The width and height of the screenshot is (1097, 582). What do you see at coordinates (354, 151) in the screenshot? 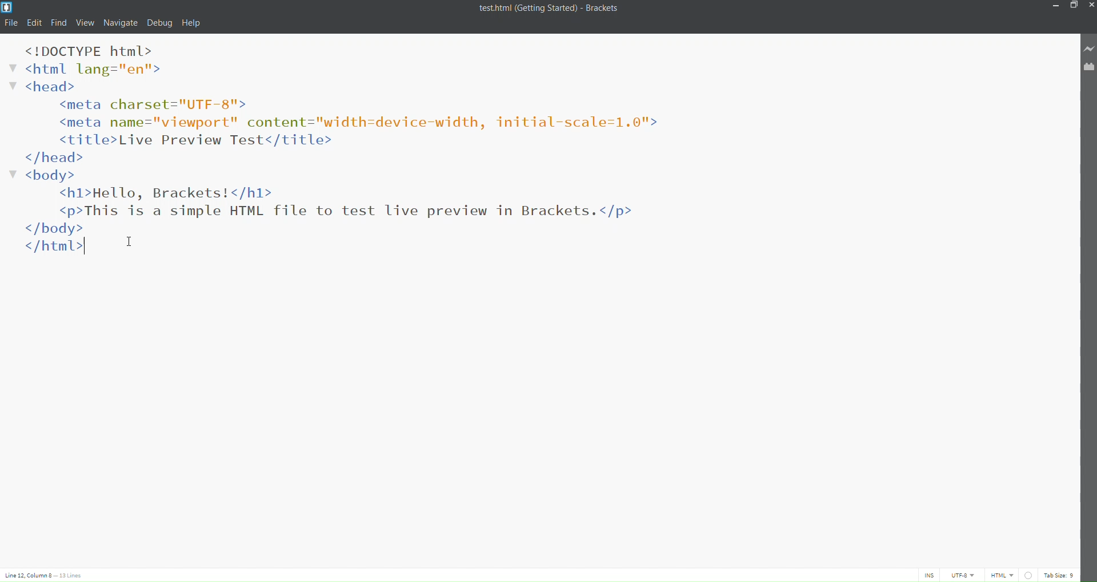
I see `HTML Code` at bounding box center [354, 151].